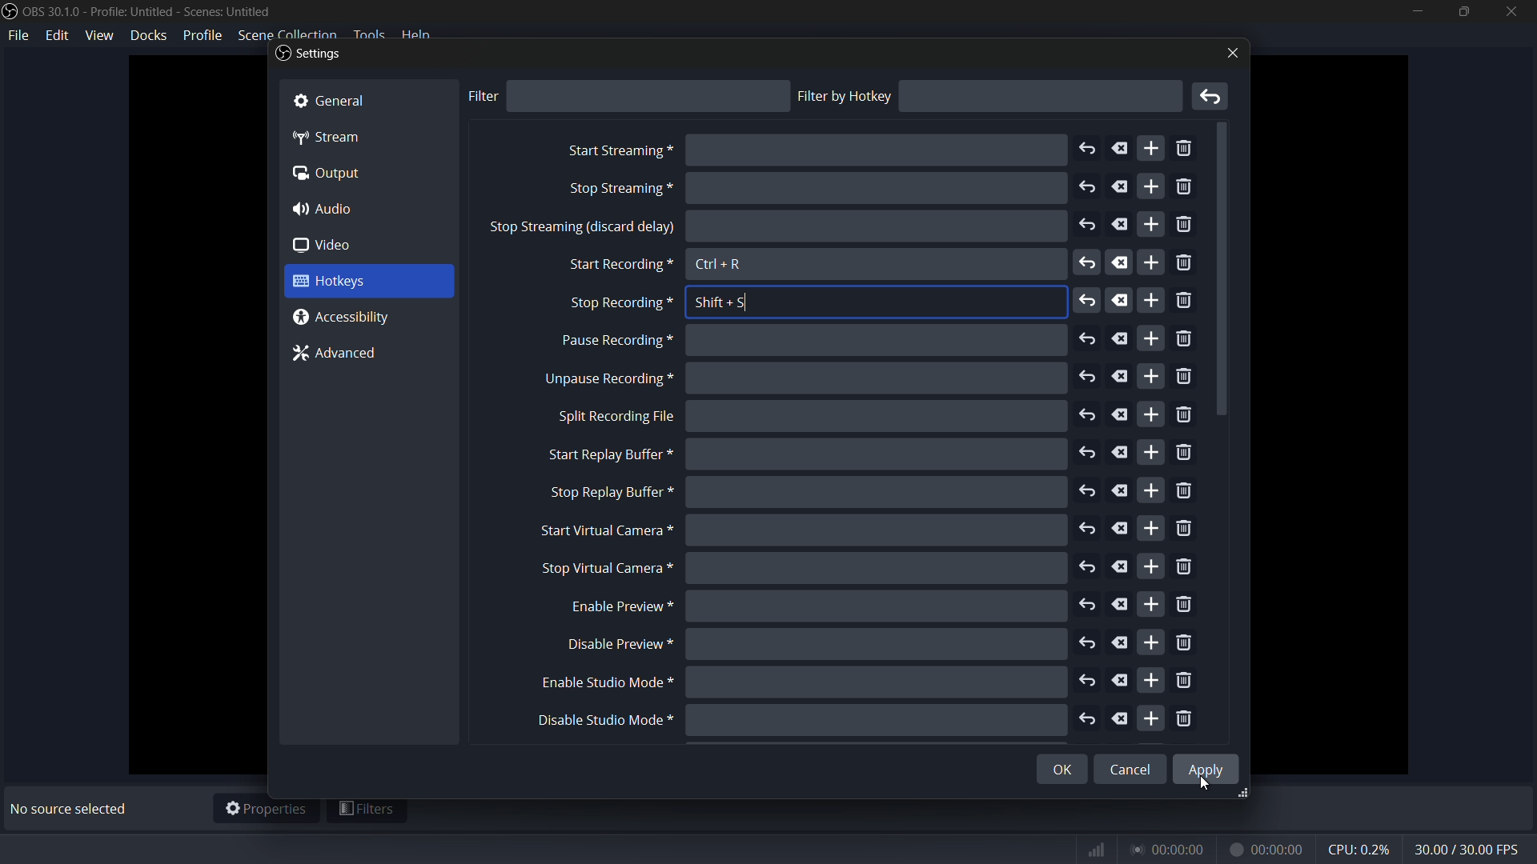 This screenshot has width=1537, height=864. I want to click on undo, so click(1085, 150).